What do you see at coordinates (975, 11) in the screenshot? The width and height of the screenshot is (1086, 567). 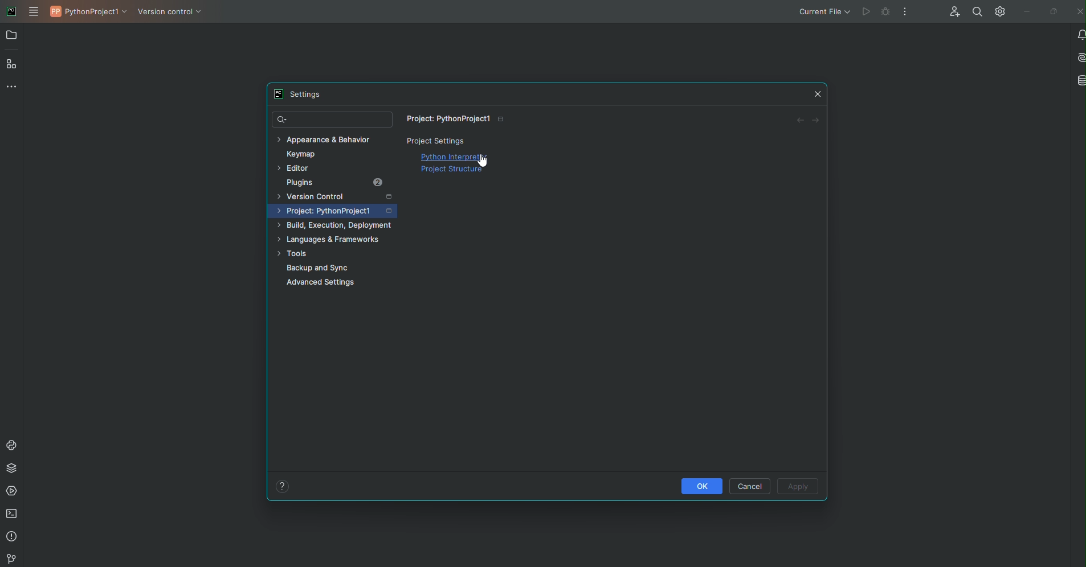 I see `Find` at bounding box center [975, 11].